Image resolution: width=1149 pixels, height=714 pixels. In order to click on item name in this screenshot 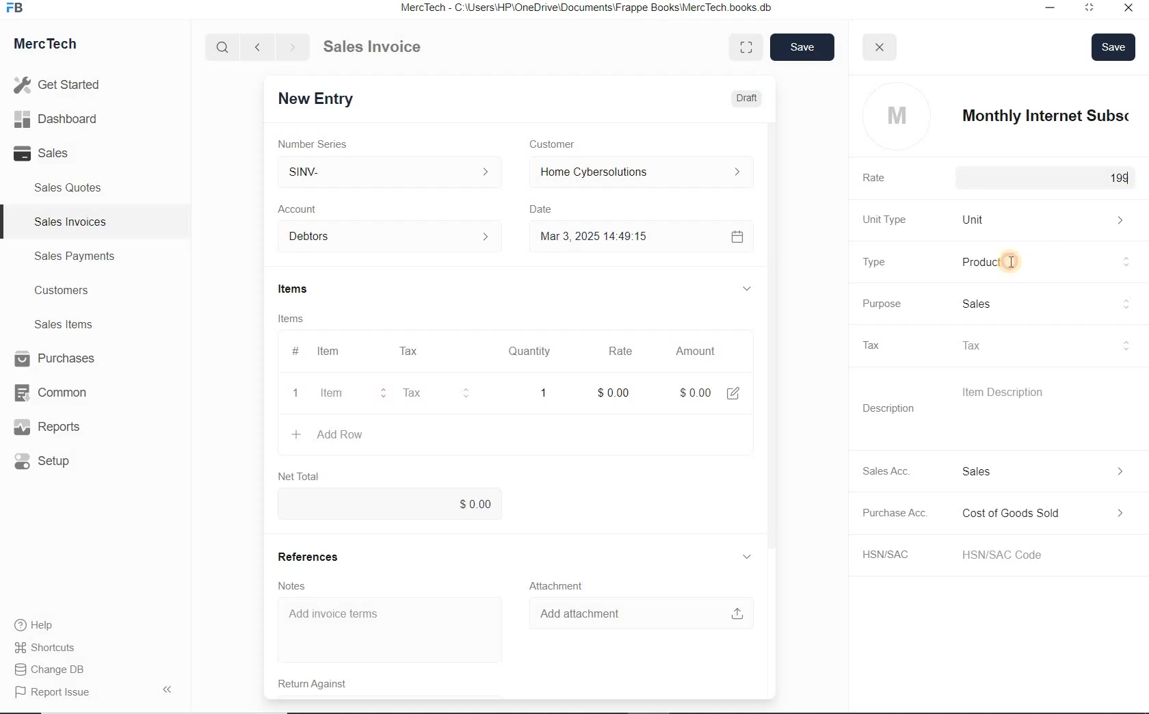, I will do `click(1048, 116)`.